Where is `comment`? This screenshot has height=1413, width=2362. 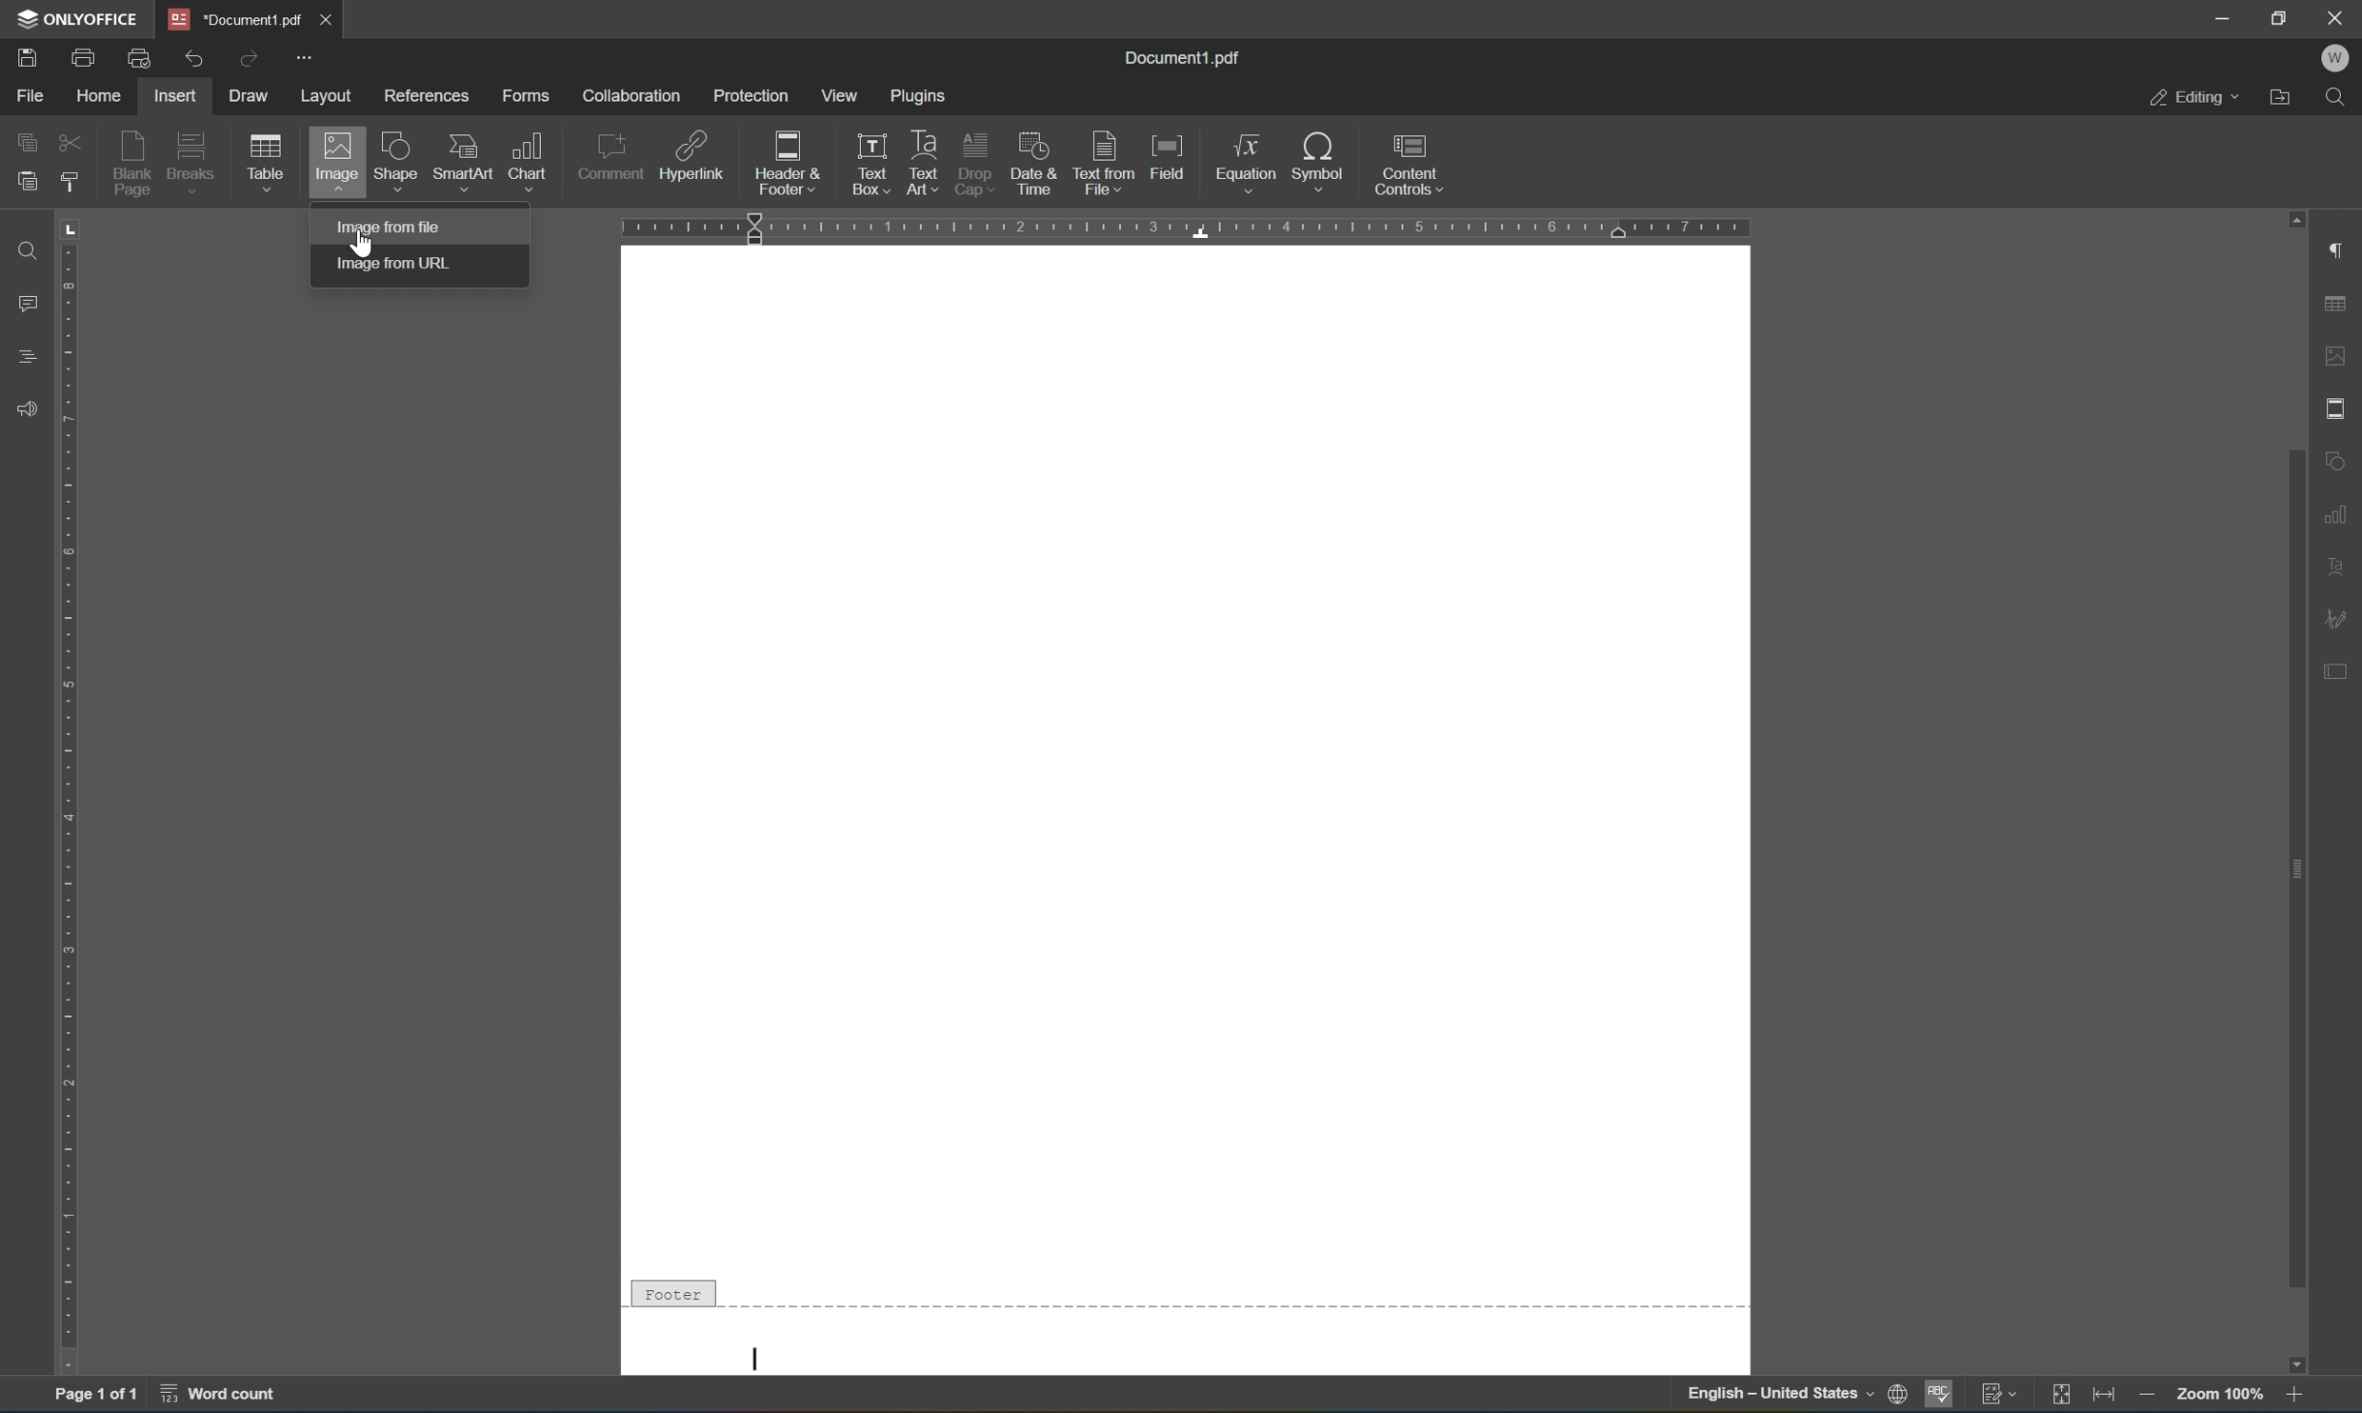
comment is located at coordinates (612, 157).